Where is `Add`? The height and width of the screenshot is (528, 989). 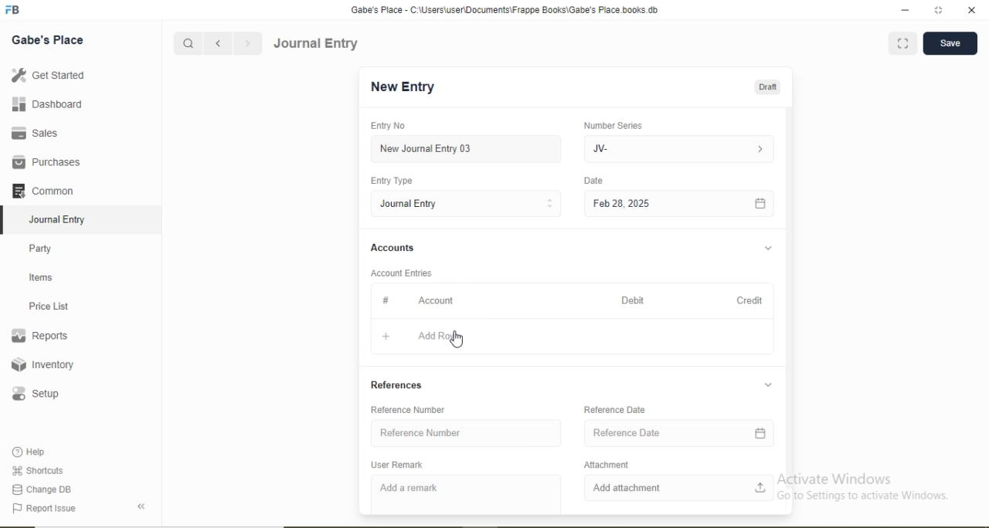
Add is located at coordinates (386, 337).